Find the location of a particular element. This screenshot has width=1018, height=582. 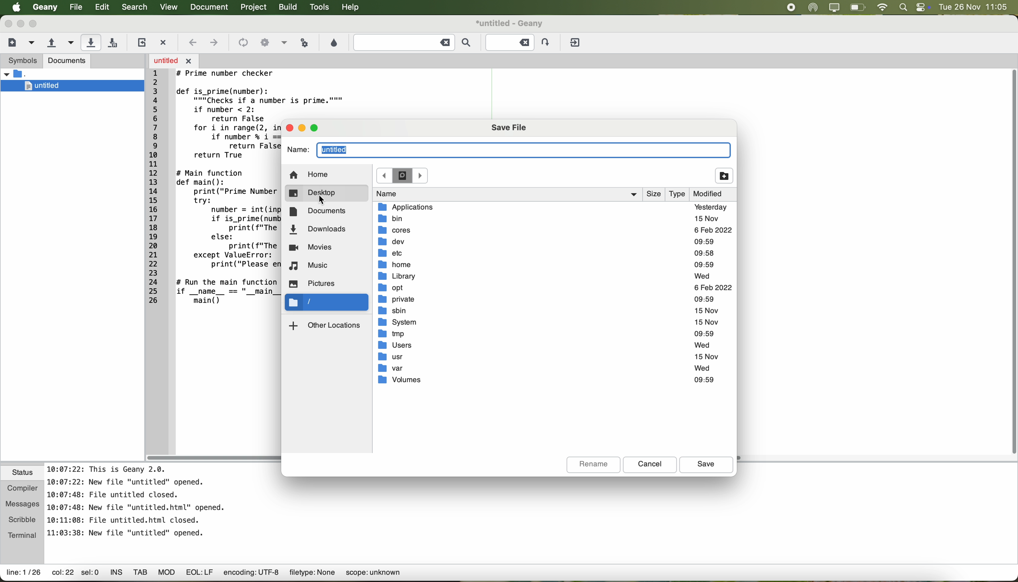

Jump to the entered line number is located at coordinates (519, 42).